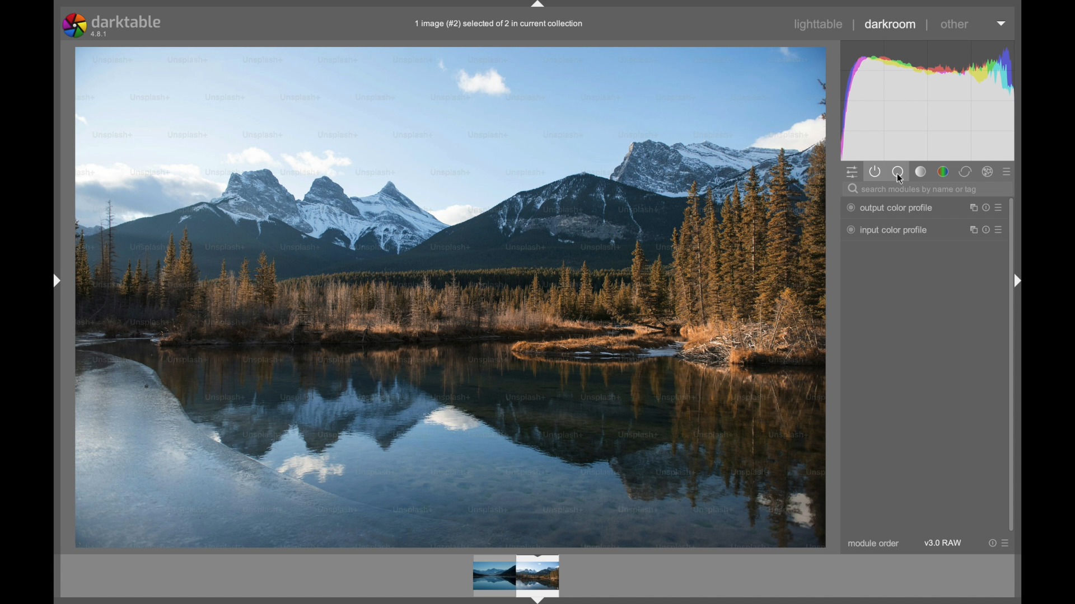  I want to click on resets, so click(986, 207).